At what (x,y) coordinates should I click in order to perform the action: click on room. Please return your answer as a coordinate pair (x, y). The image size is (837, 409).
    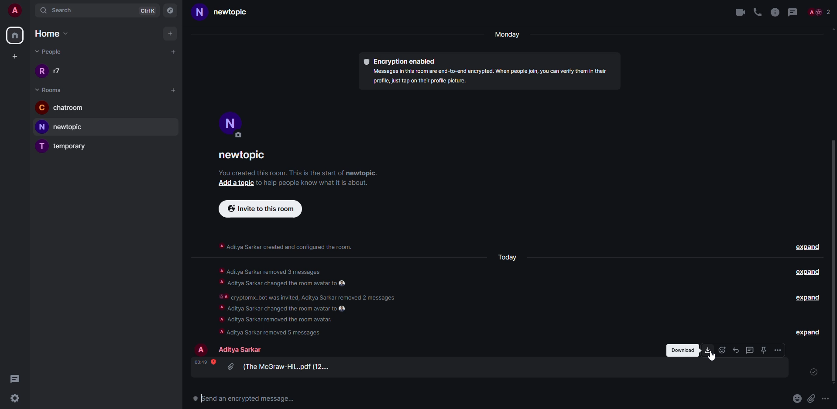
    Looking at the image, I should click on (250, 153).